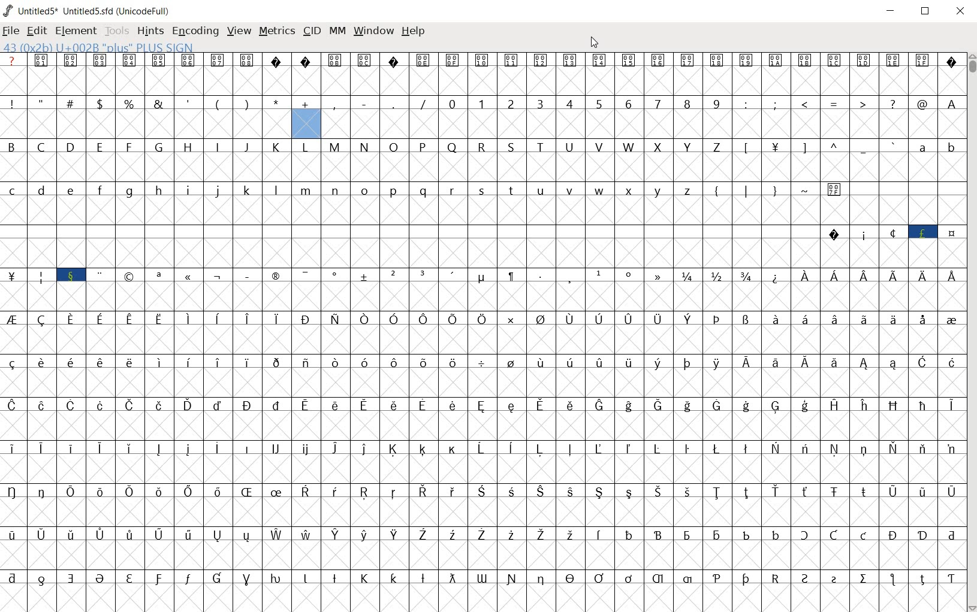 Image resolution: width=977 pixels, height=612 pixels. Describe the element at coordinates (596, 43) in the screenshot. I see `cursor` at that location.